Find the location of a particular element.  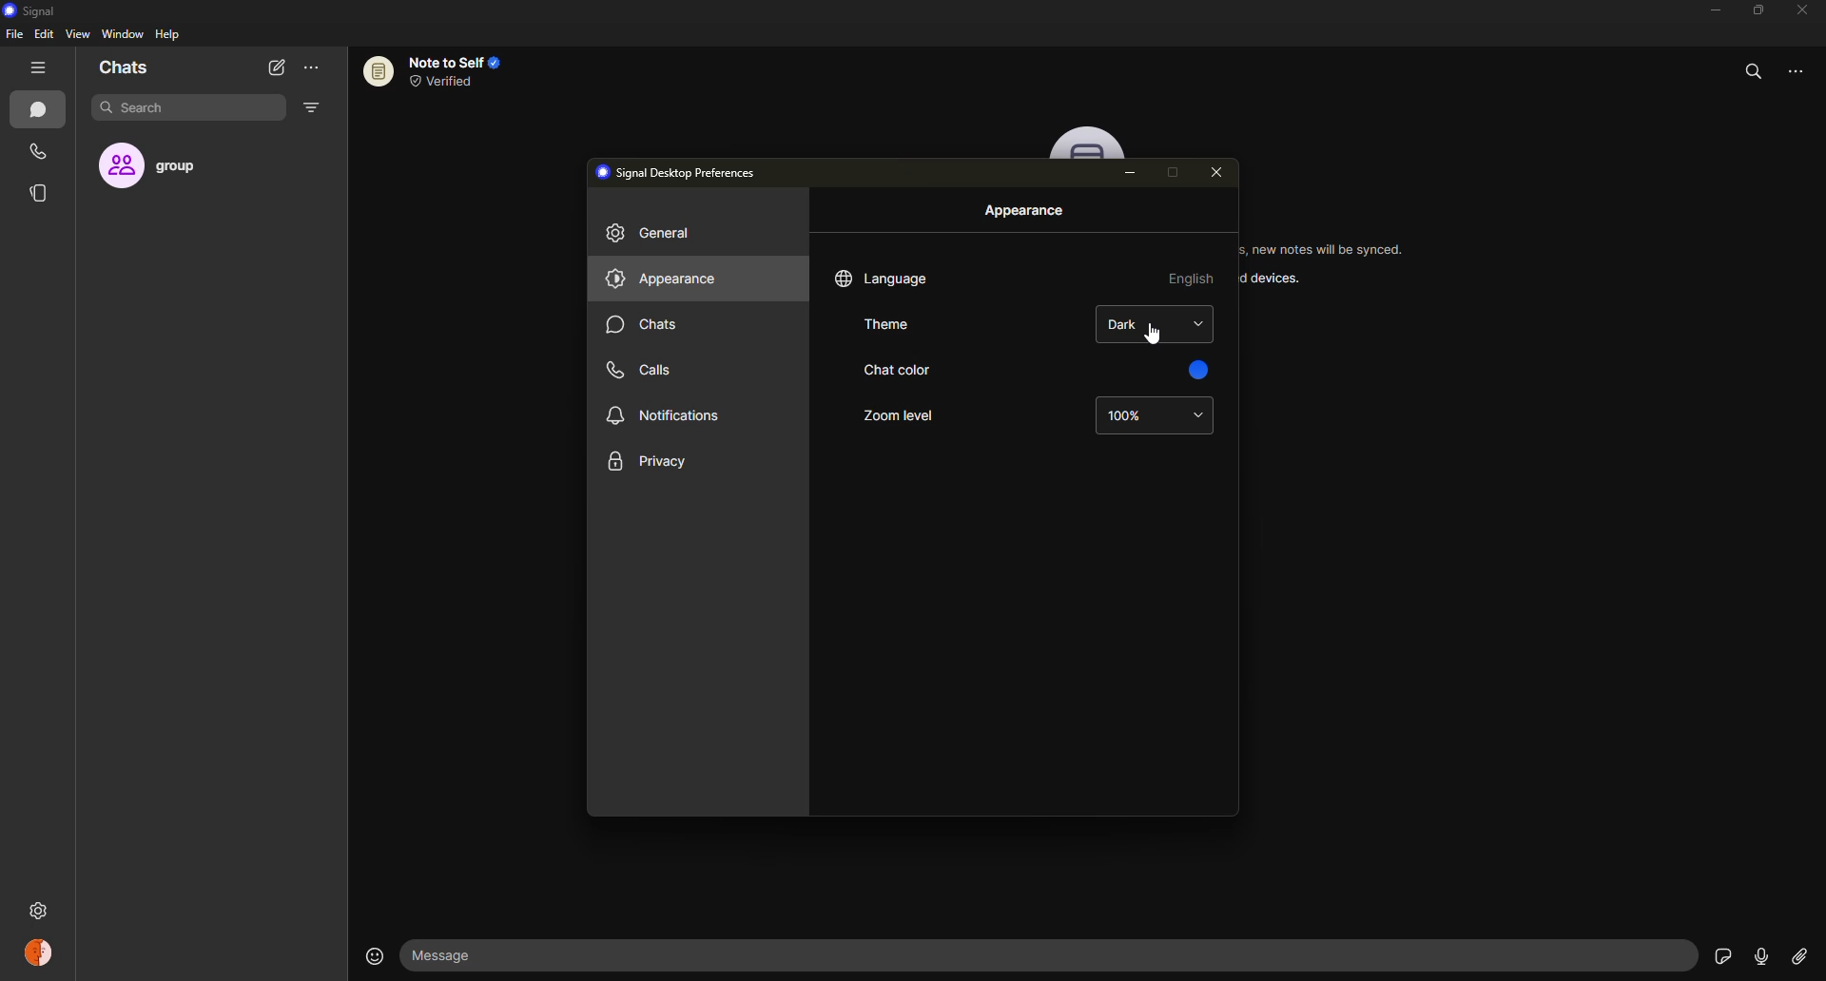

settings is located at coordinates (126, 911).